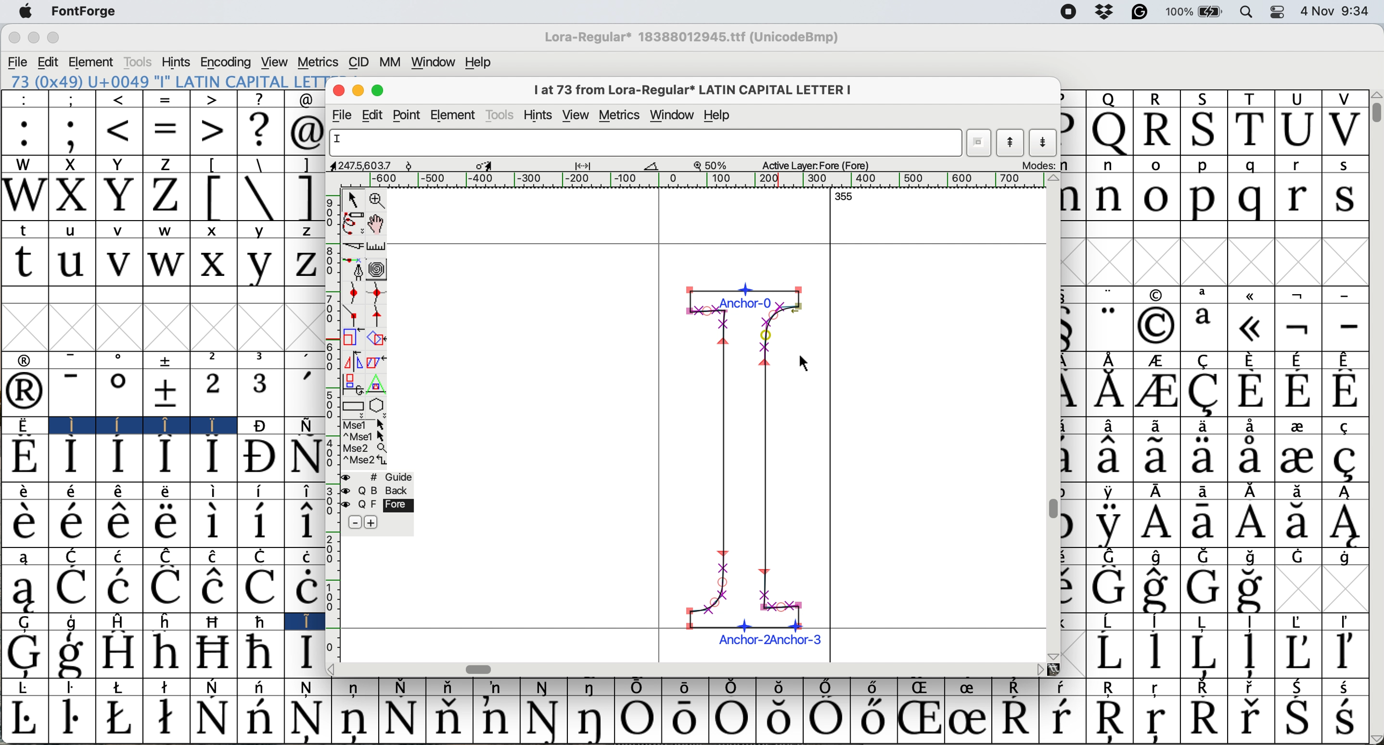 Image resolution: width=1384 pixels, height=745 pixels. Describe the element at coordinates (164, 164) in the screenshot. I see `Z` at that location.